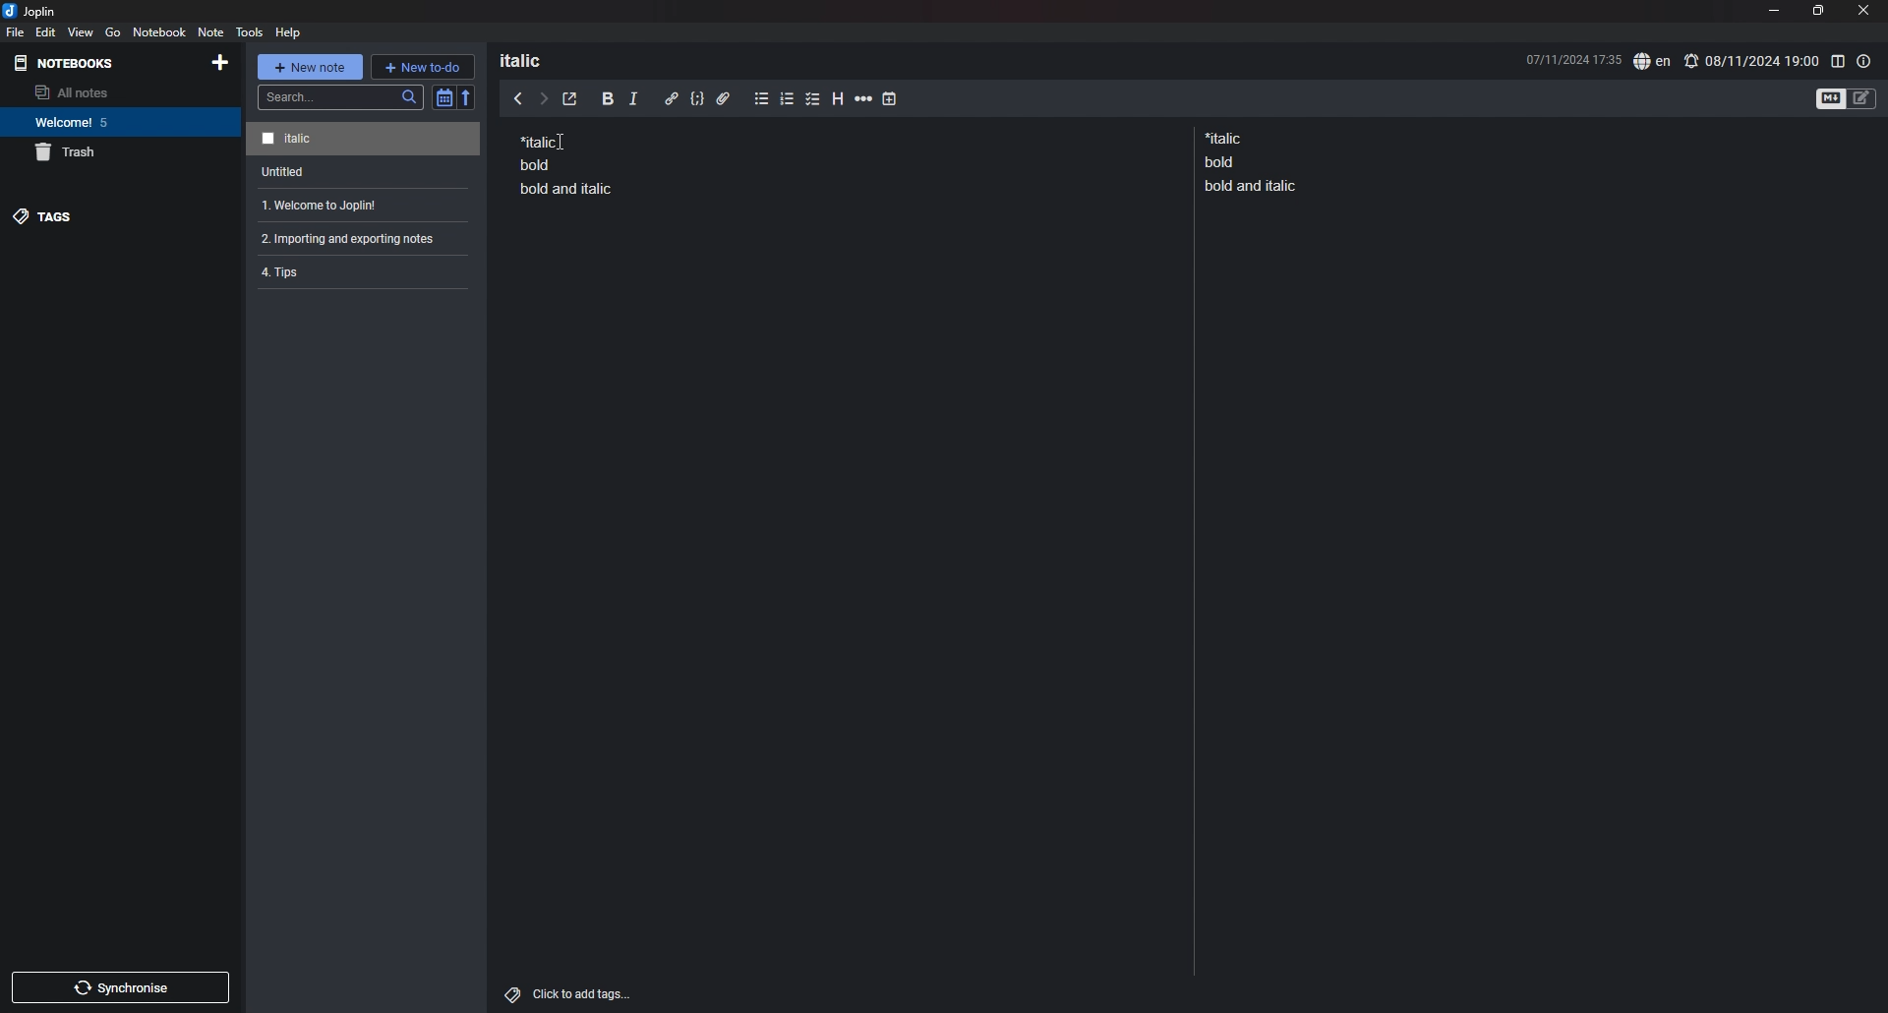 The image size is (1888, 1013). What do you see at coordinates (359, 206) in the screenshot?
I see `note` at bounding box center [359, 206].